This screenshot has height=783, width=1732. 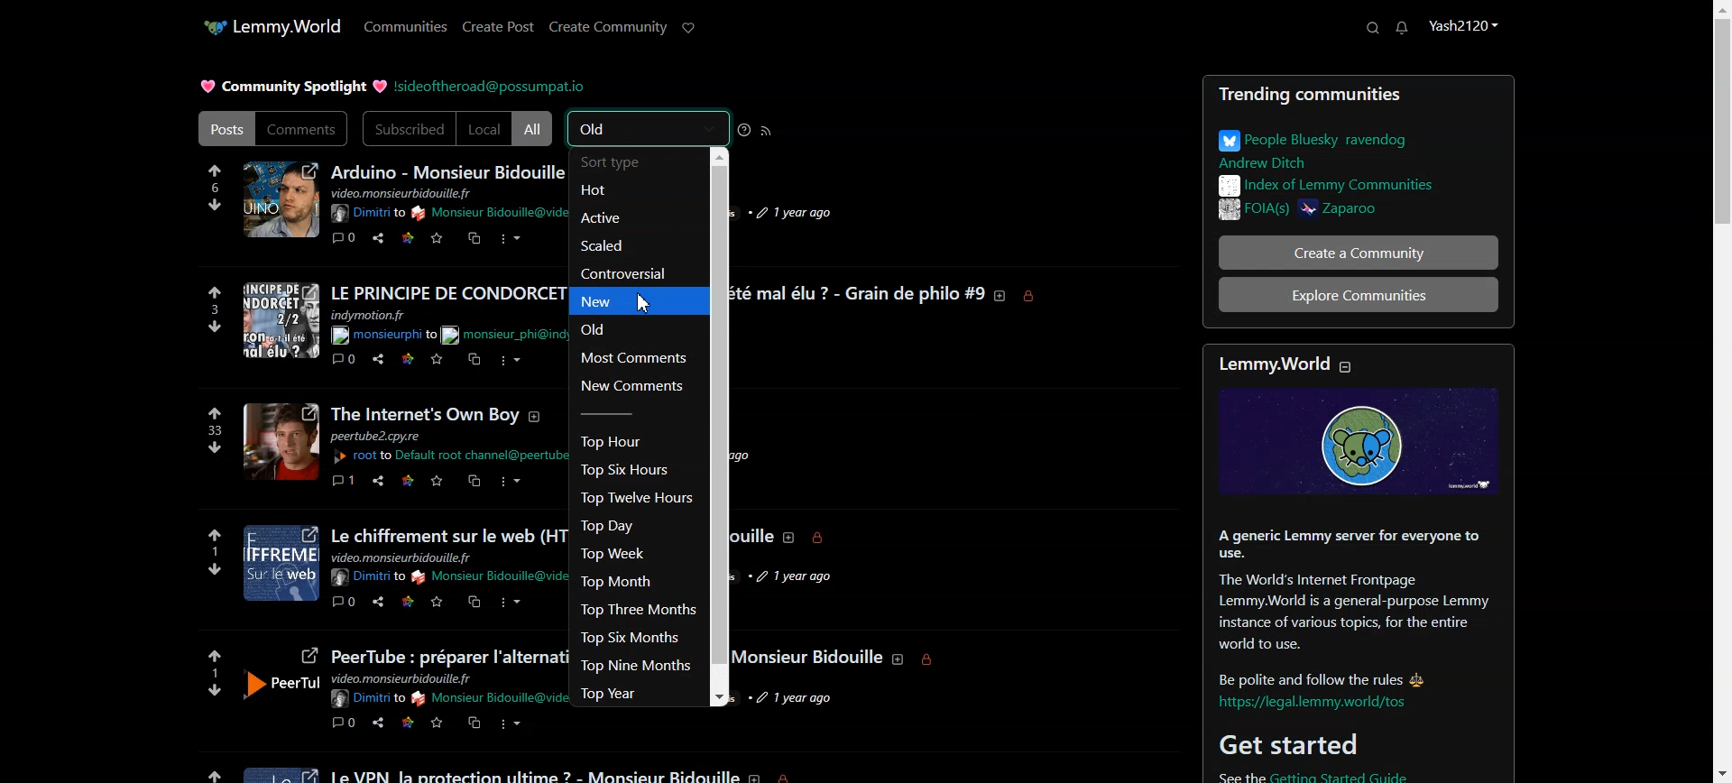 I want to click on text, so click(x=492, y=699).